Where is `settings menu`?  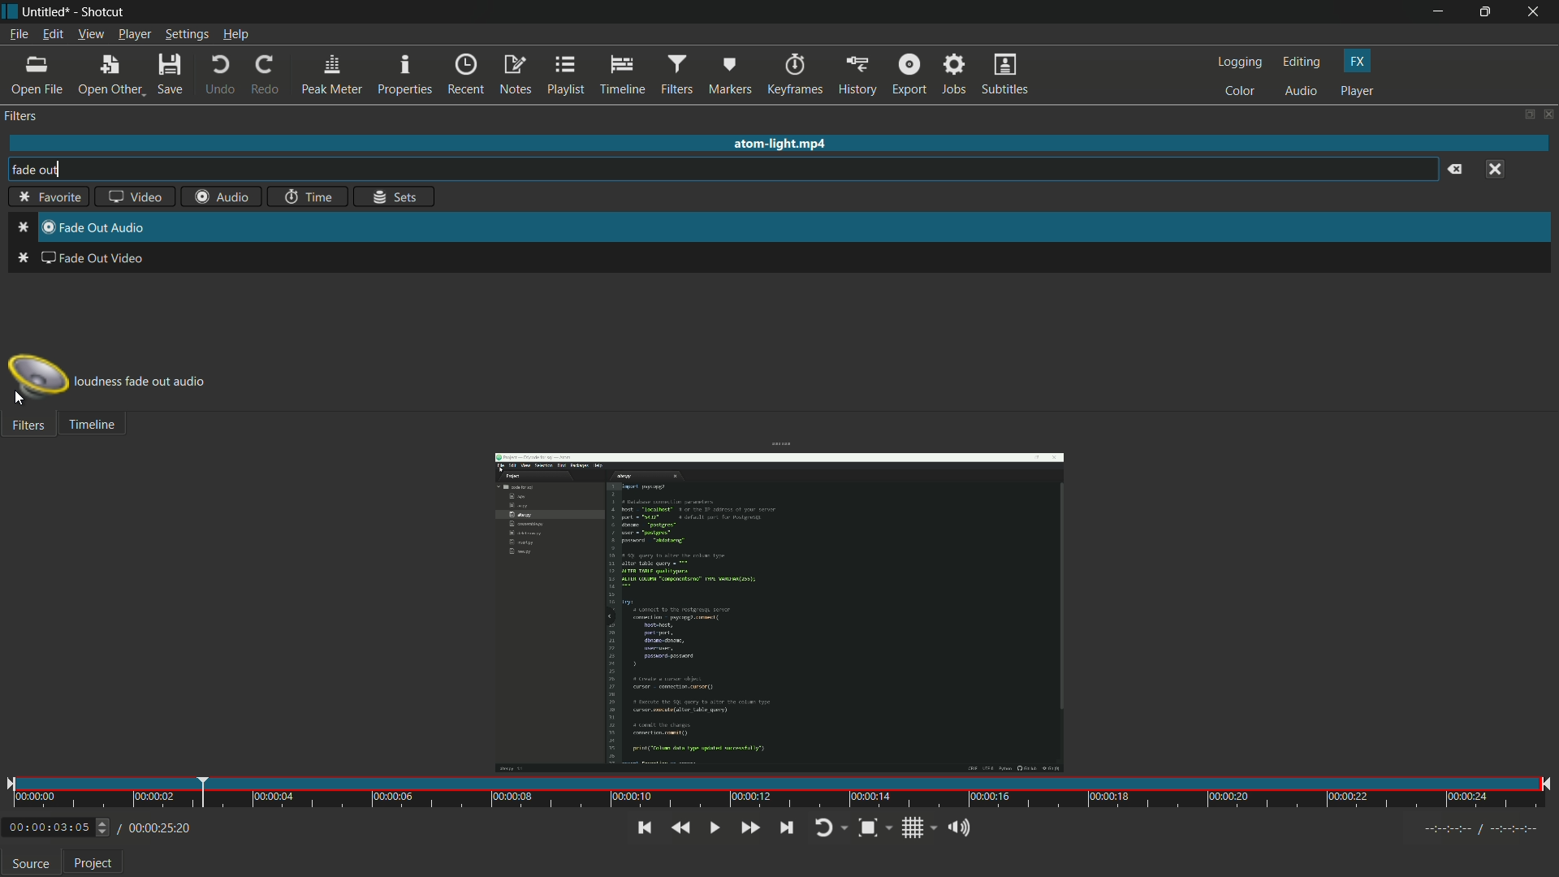
settings menu is located at coordinates (188, 35).